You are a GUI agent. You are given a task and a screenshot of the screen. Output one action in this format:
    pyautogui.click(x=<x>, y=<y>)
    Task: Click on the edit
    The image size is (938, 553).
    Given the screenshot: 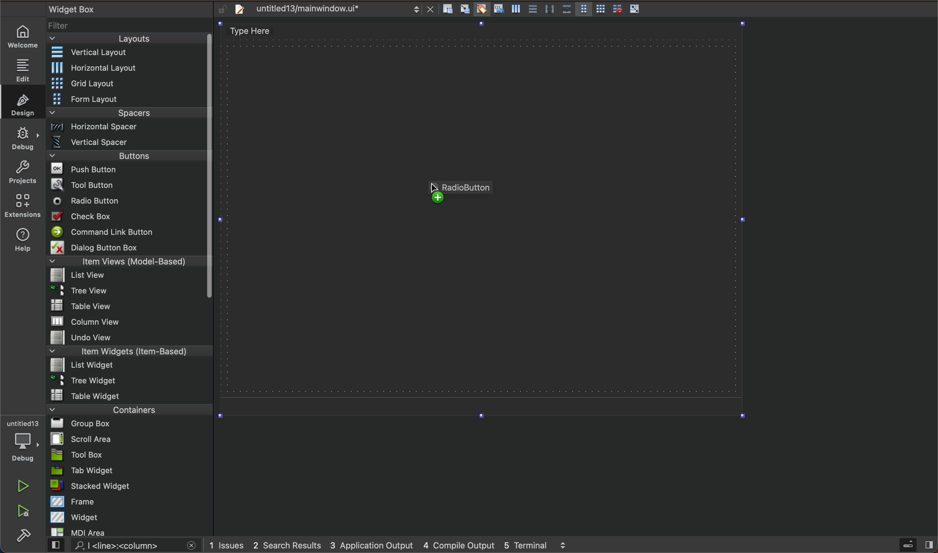 What is the action you would take?
    pyautogui.click(x=26, y=67)
    